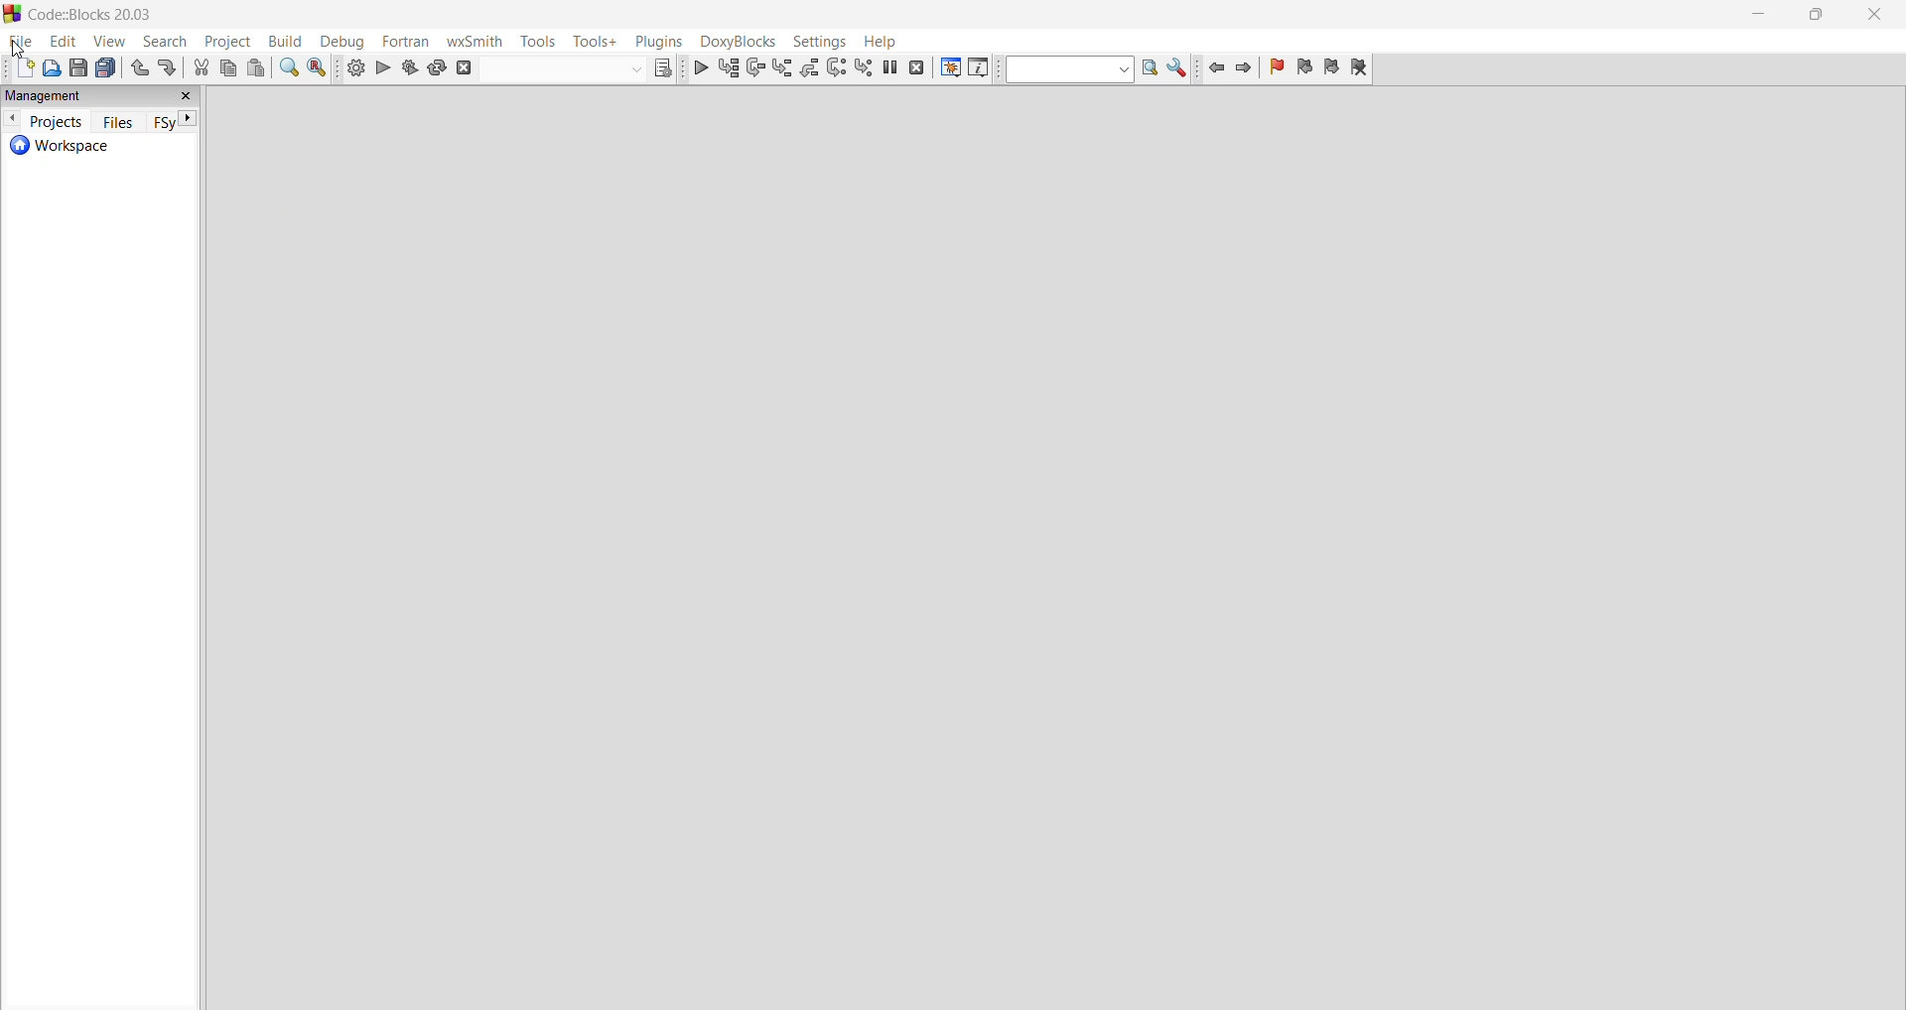 This screenshot has height=1010, width=1906. What do you see at coordinates (1304, 68) in the screenshot?
I see `previous bookmark` at bounding box center [1304, 68].